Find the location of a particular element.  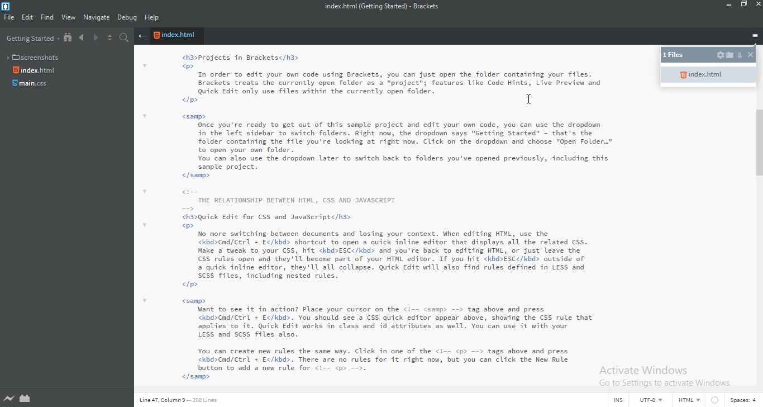

Previous document is located at coordinates (83, 38).